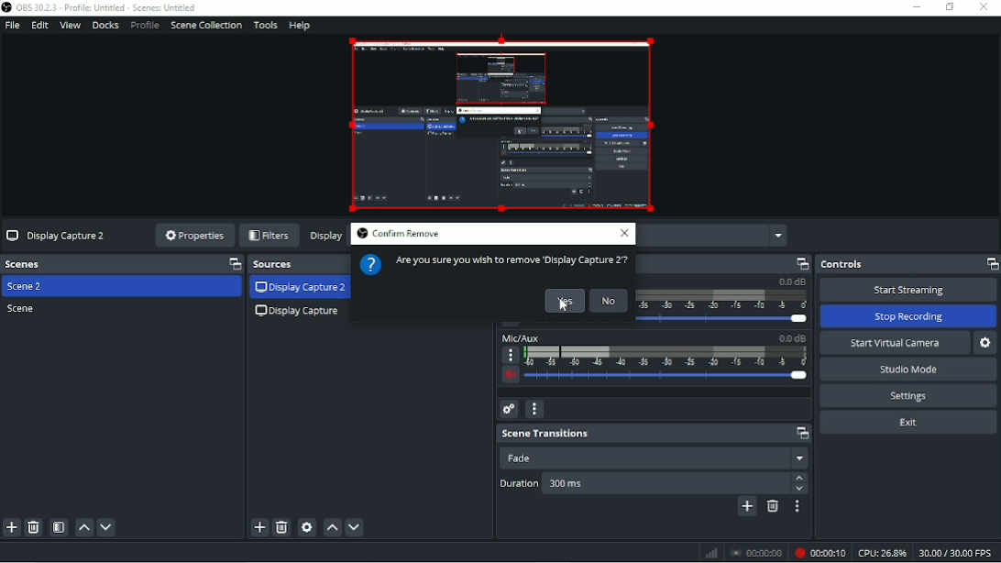 Image resolution: width=1001 pixels, height=563 pixels. I want to click on Help, so click(302, 27).